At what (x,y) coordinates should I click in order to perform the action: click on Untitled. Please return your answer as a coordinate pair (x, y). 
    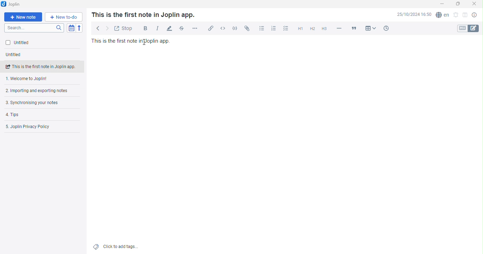
    Looking at the image, I should click on (16, 55).